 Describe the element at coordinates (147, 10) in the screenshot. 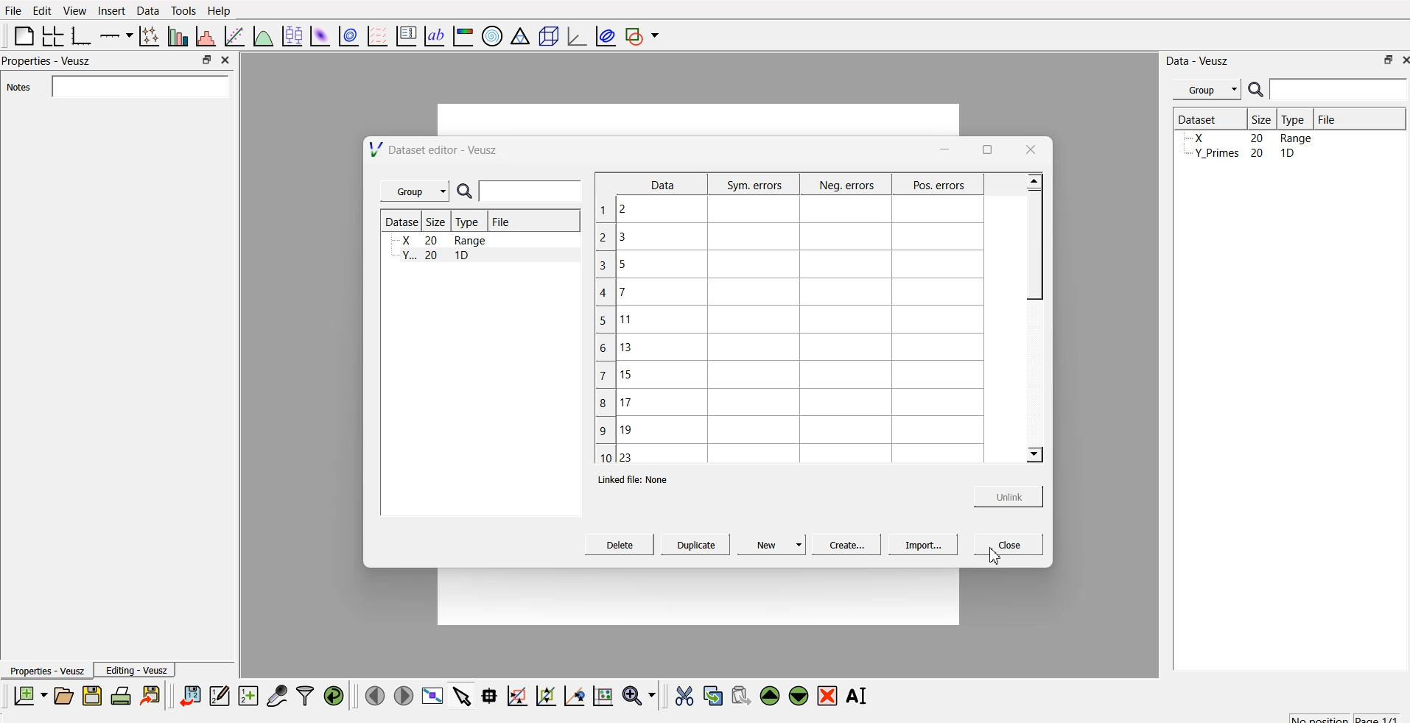

I see `Data` at that location.